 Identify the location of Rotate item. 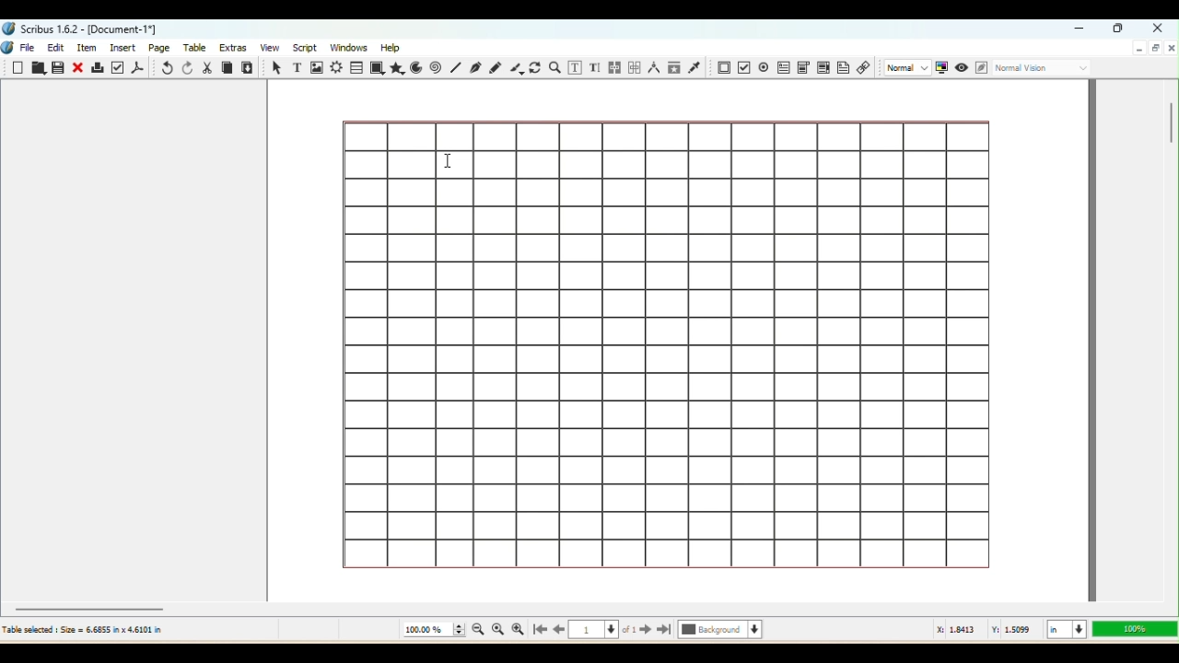
(535, 68).